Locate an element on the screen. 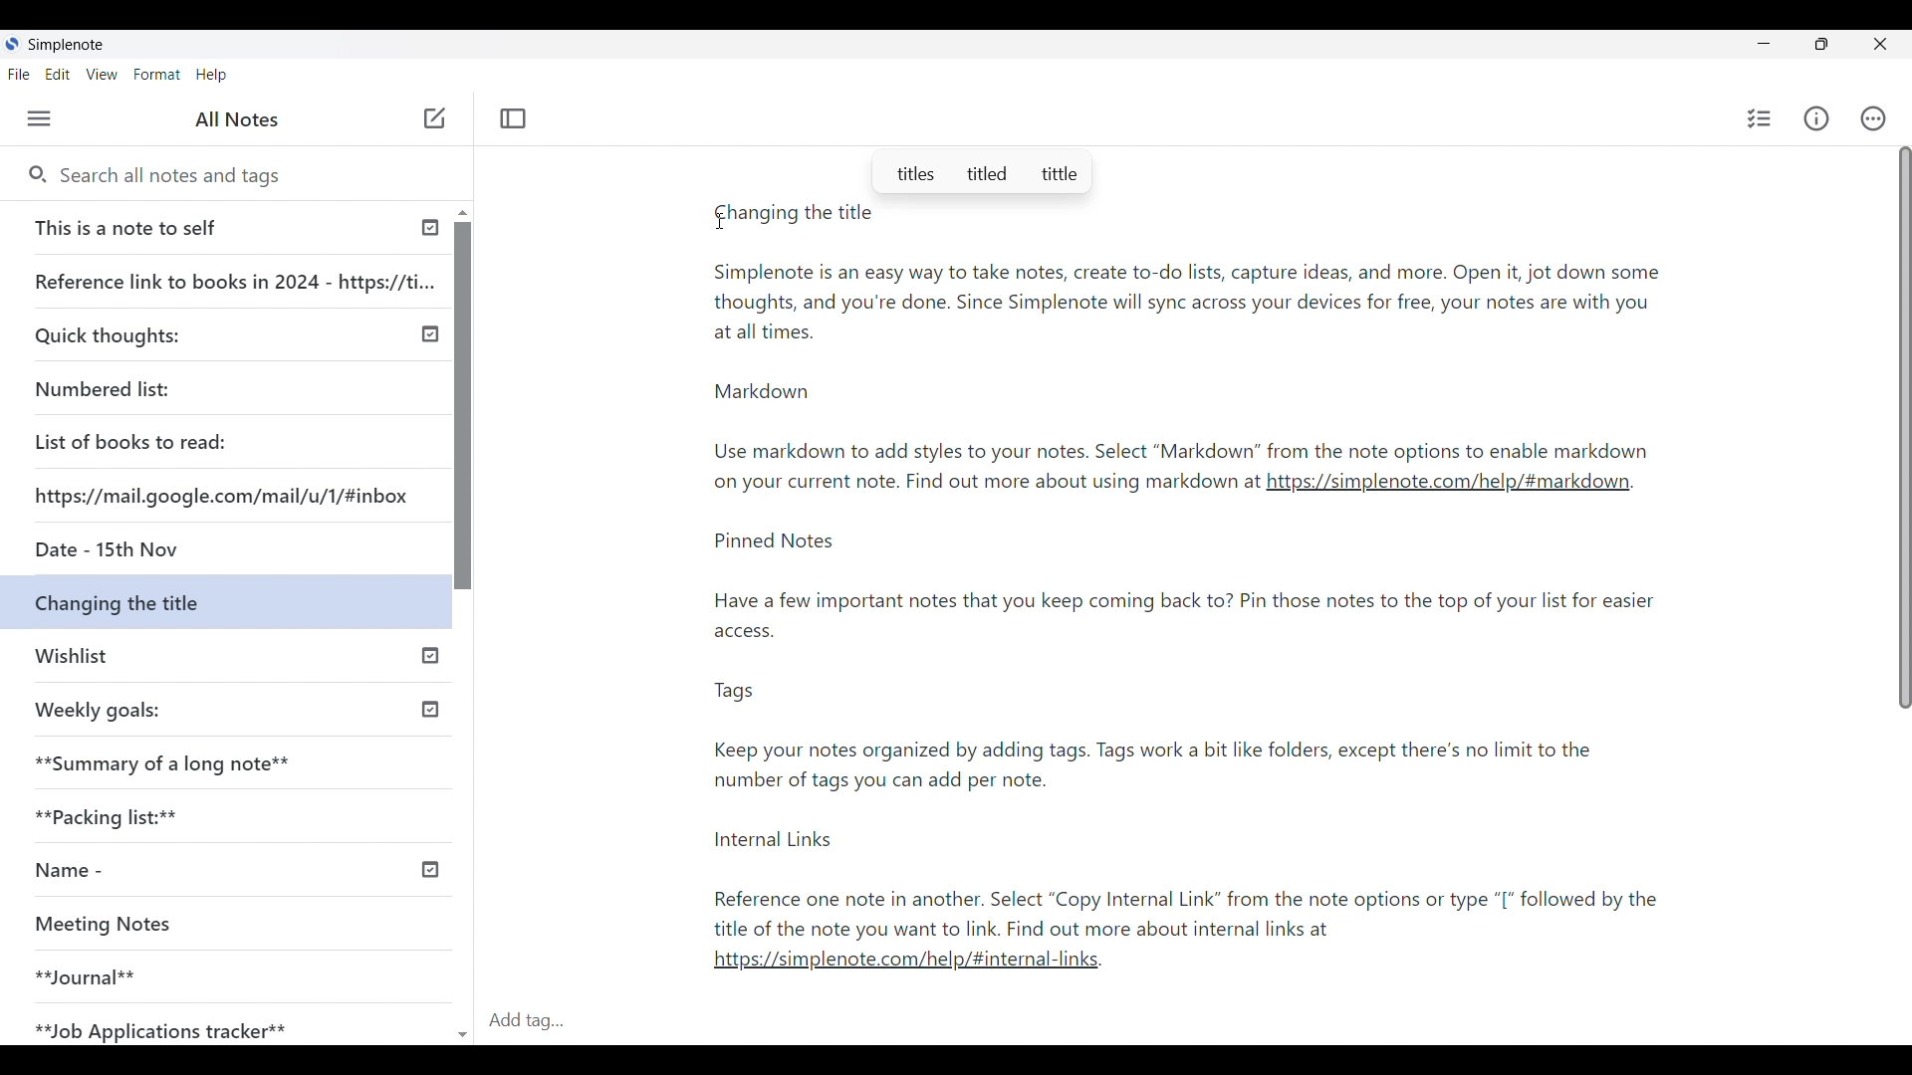 This screenshot has height=1075, width=1912. Vertical slide bar for noted made earlier is located at coordinates (430, 336).